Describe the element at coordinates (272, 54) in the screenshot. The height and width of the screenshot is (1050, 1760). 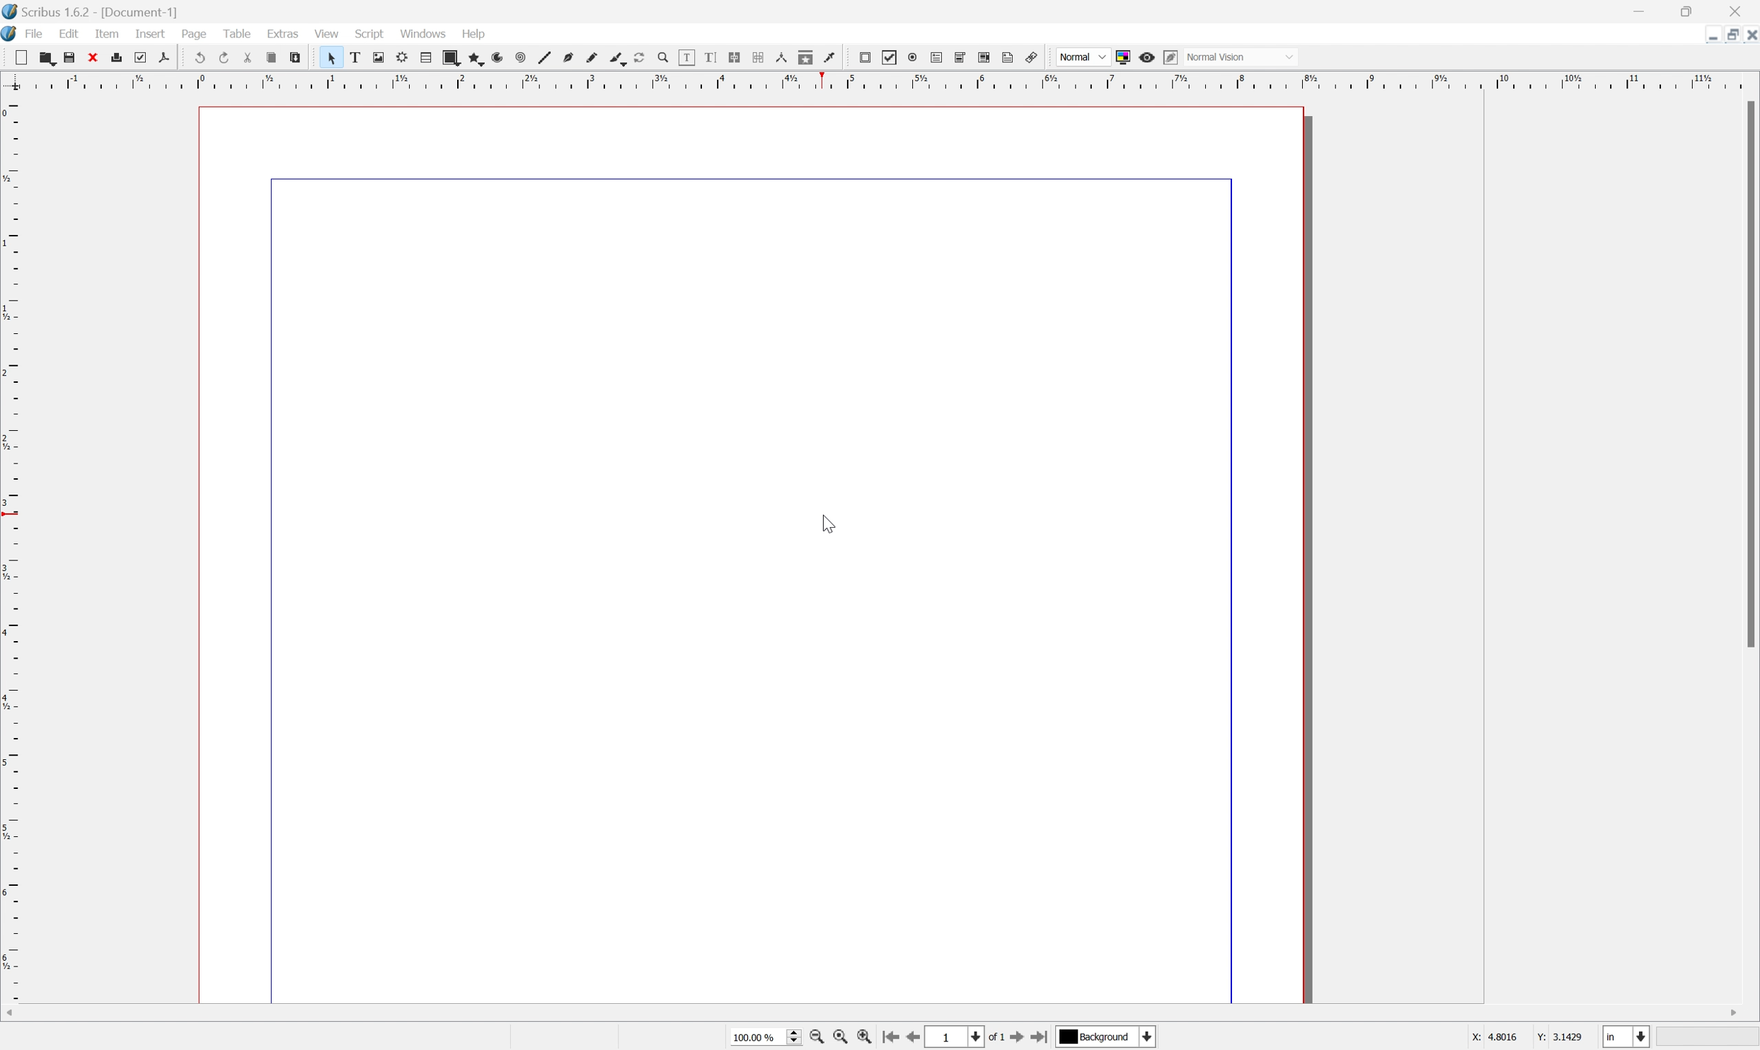
I see `copy` at that location.